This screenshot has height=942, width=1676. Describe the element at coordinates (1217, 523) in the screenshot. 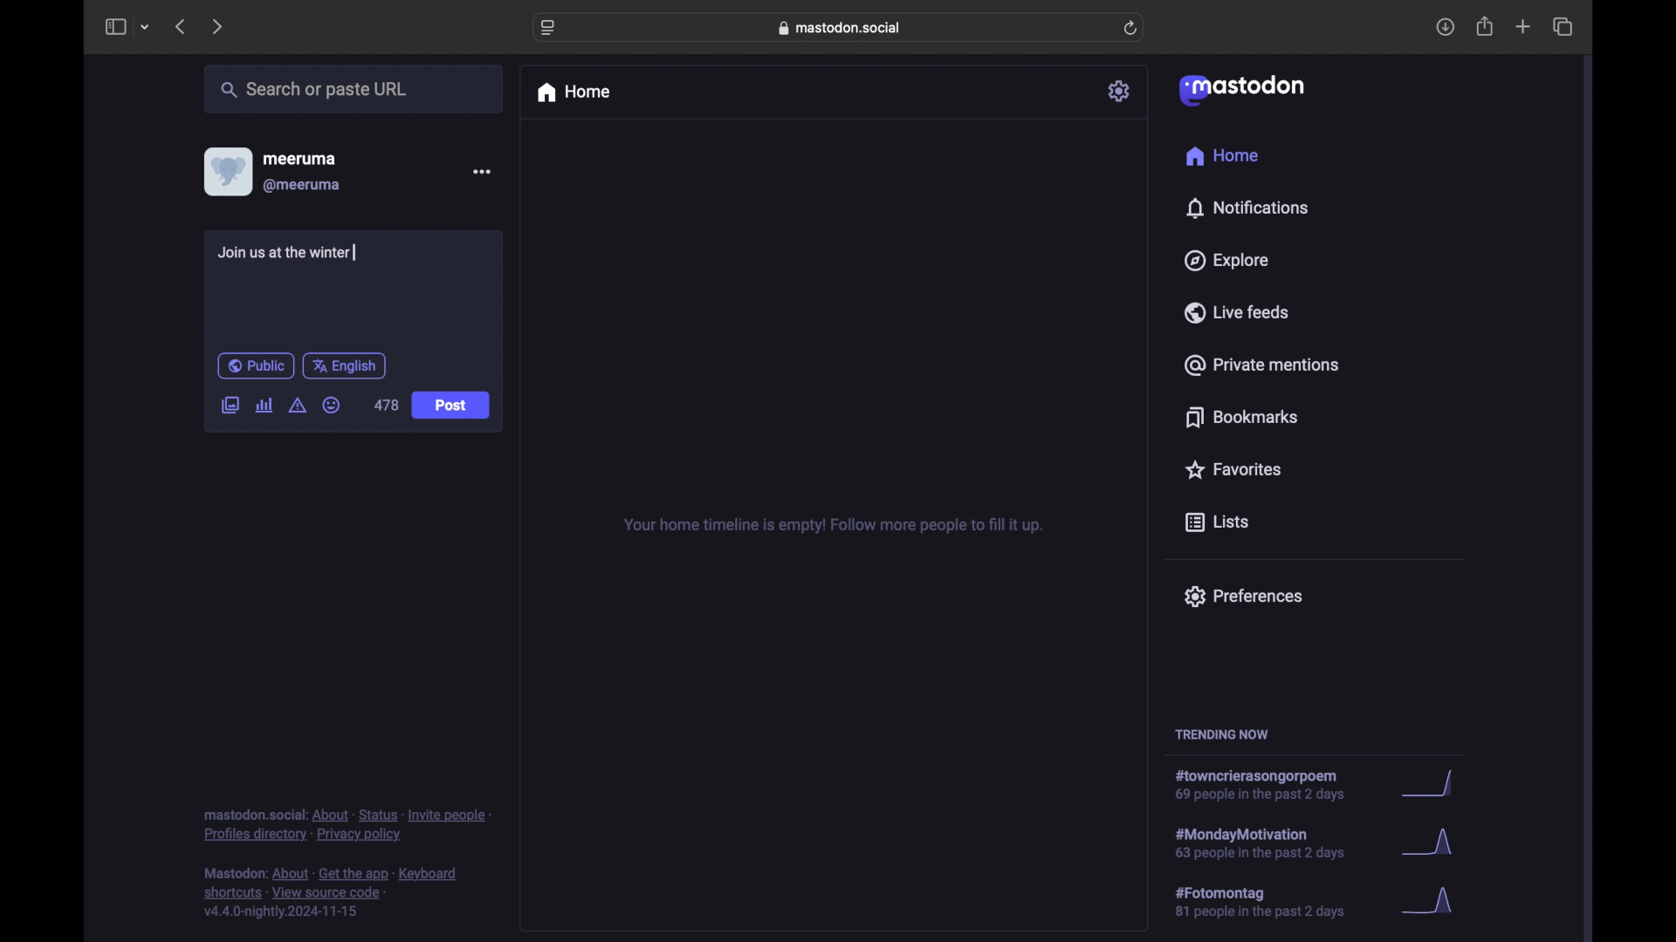

I see `lists` at that location.